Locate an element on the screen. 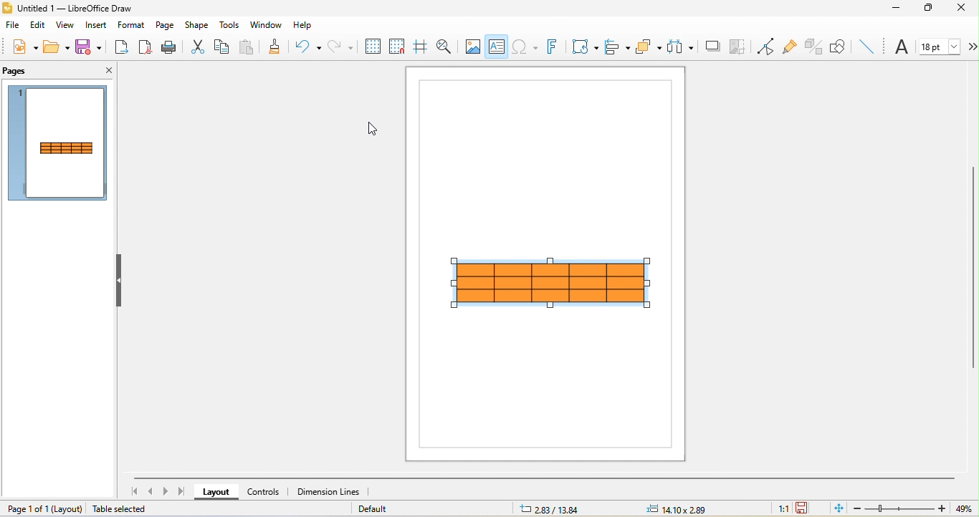  crop image is located at coordinates (740, 47).